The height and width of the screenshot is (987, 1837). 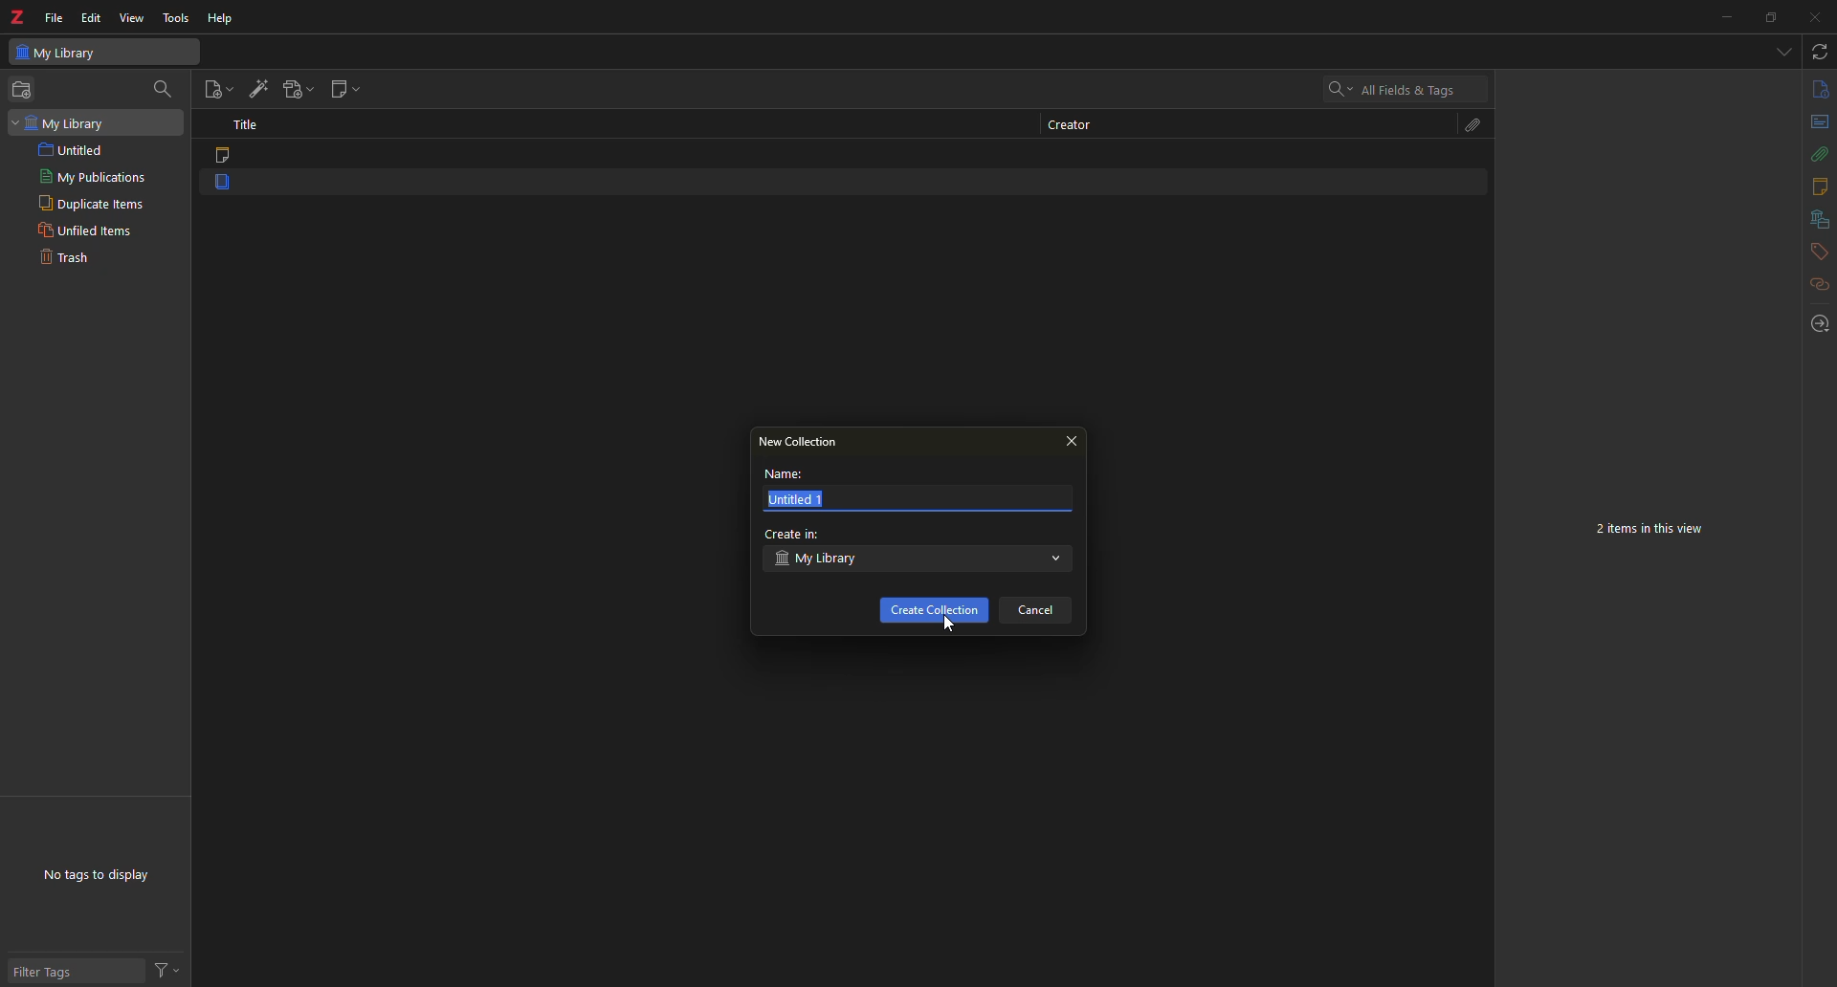 What do you see at coordinates (1813, 17) in the screenshot?
I see `Close` at bounding box center [1813, 17].